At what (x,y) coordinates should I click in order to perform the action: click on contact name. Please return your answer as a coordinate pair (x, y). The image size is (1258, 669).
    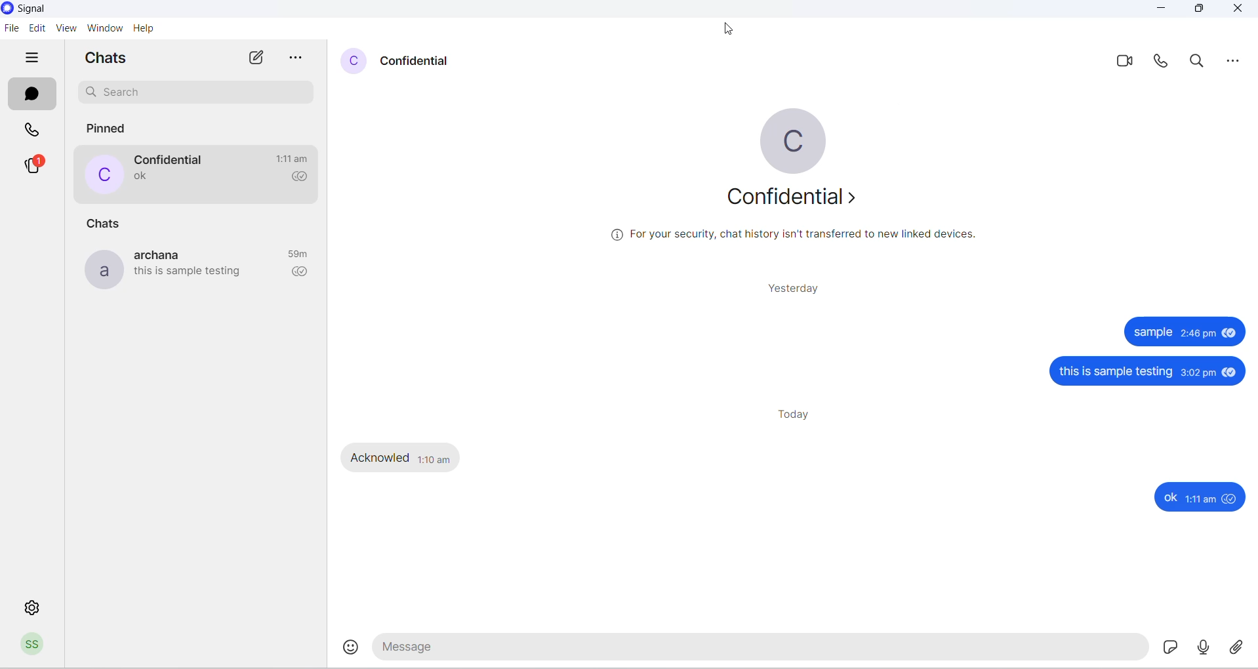
    Looking at the image, I should click on (420, 62).